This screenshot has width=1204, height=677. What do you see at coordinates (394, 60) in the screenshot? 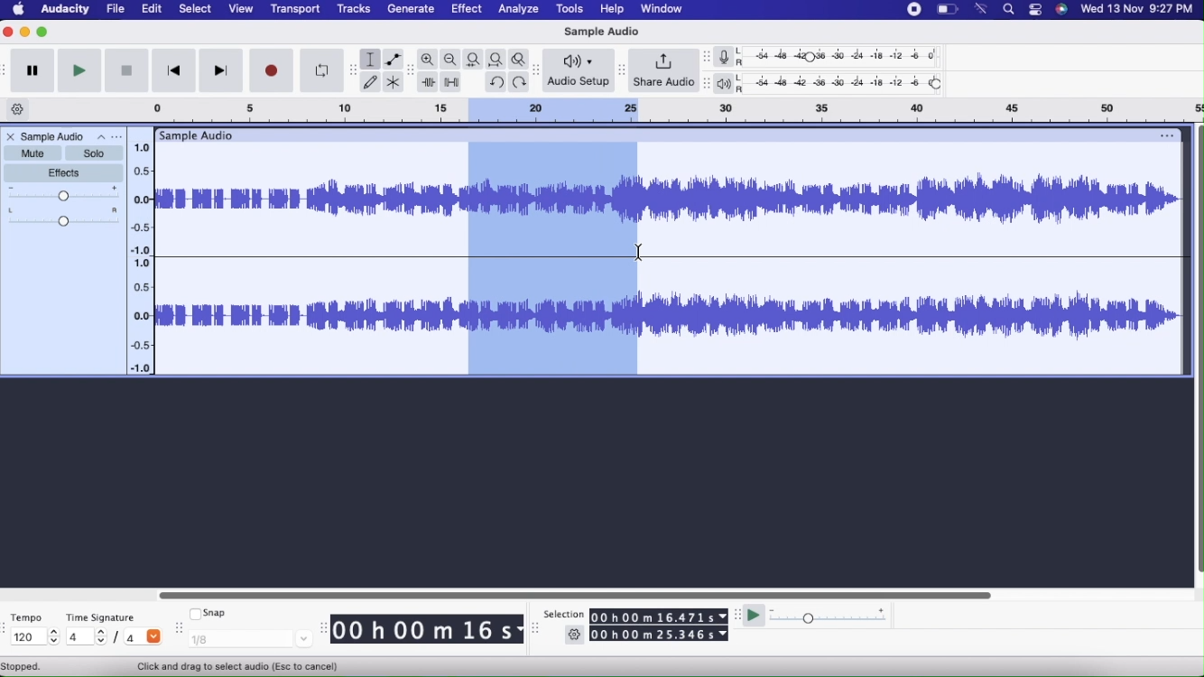
I see `Envelope Tool` at bounding box center [394, 60].